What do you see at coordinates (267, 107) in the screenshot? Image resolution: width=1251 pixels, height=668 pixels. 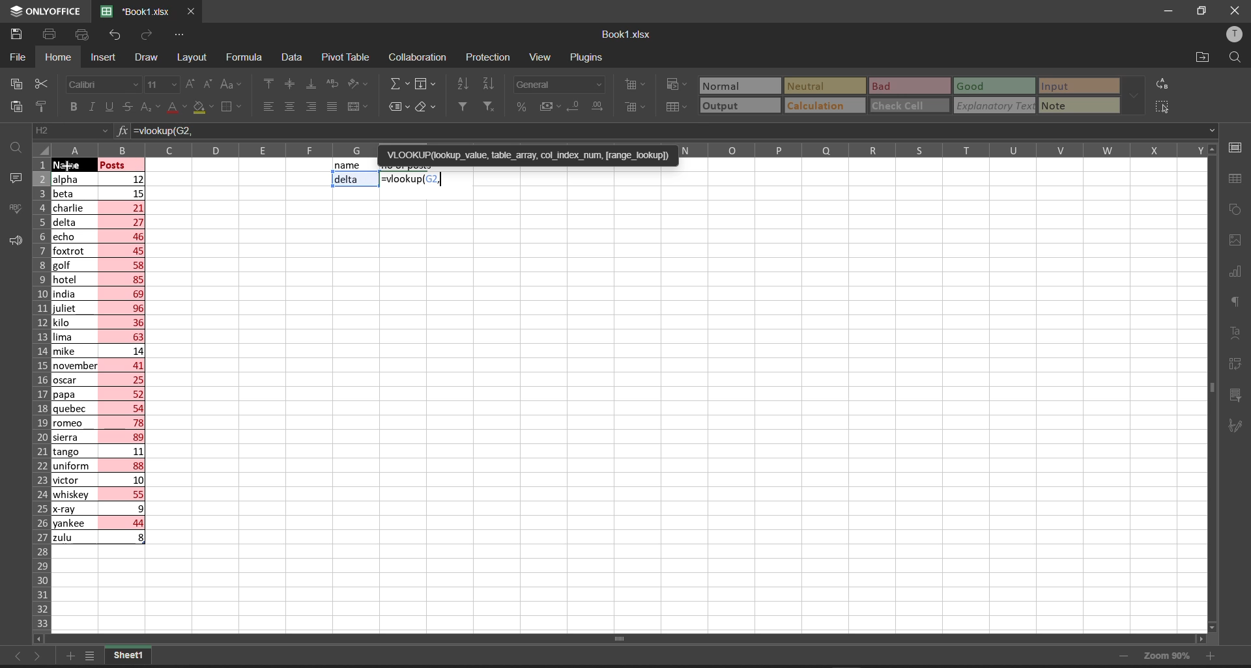 I see `align left` at bounding box center [267, 107].